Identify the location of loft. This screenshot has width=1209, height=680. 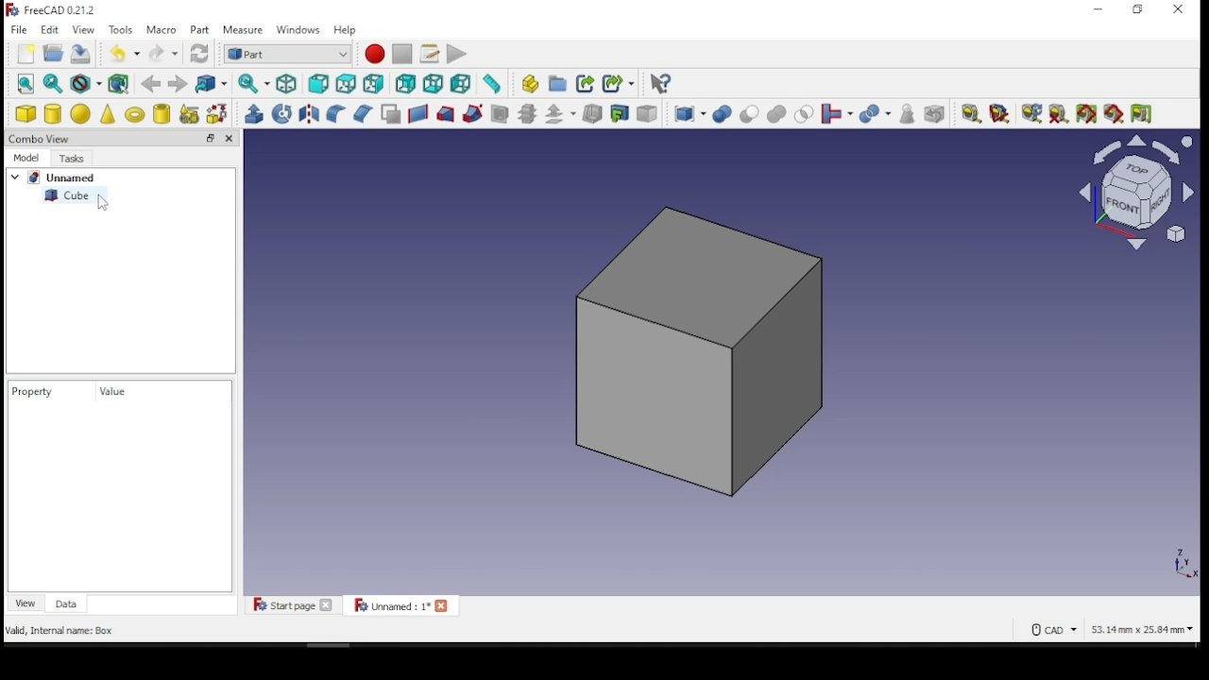
(446, 115).